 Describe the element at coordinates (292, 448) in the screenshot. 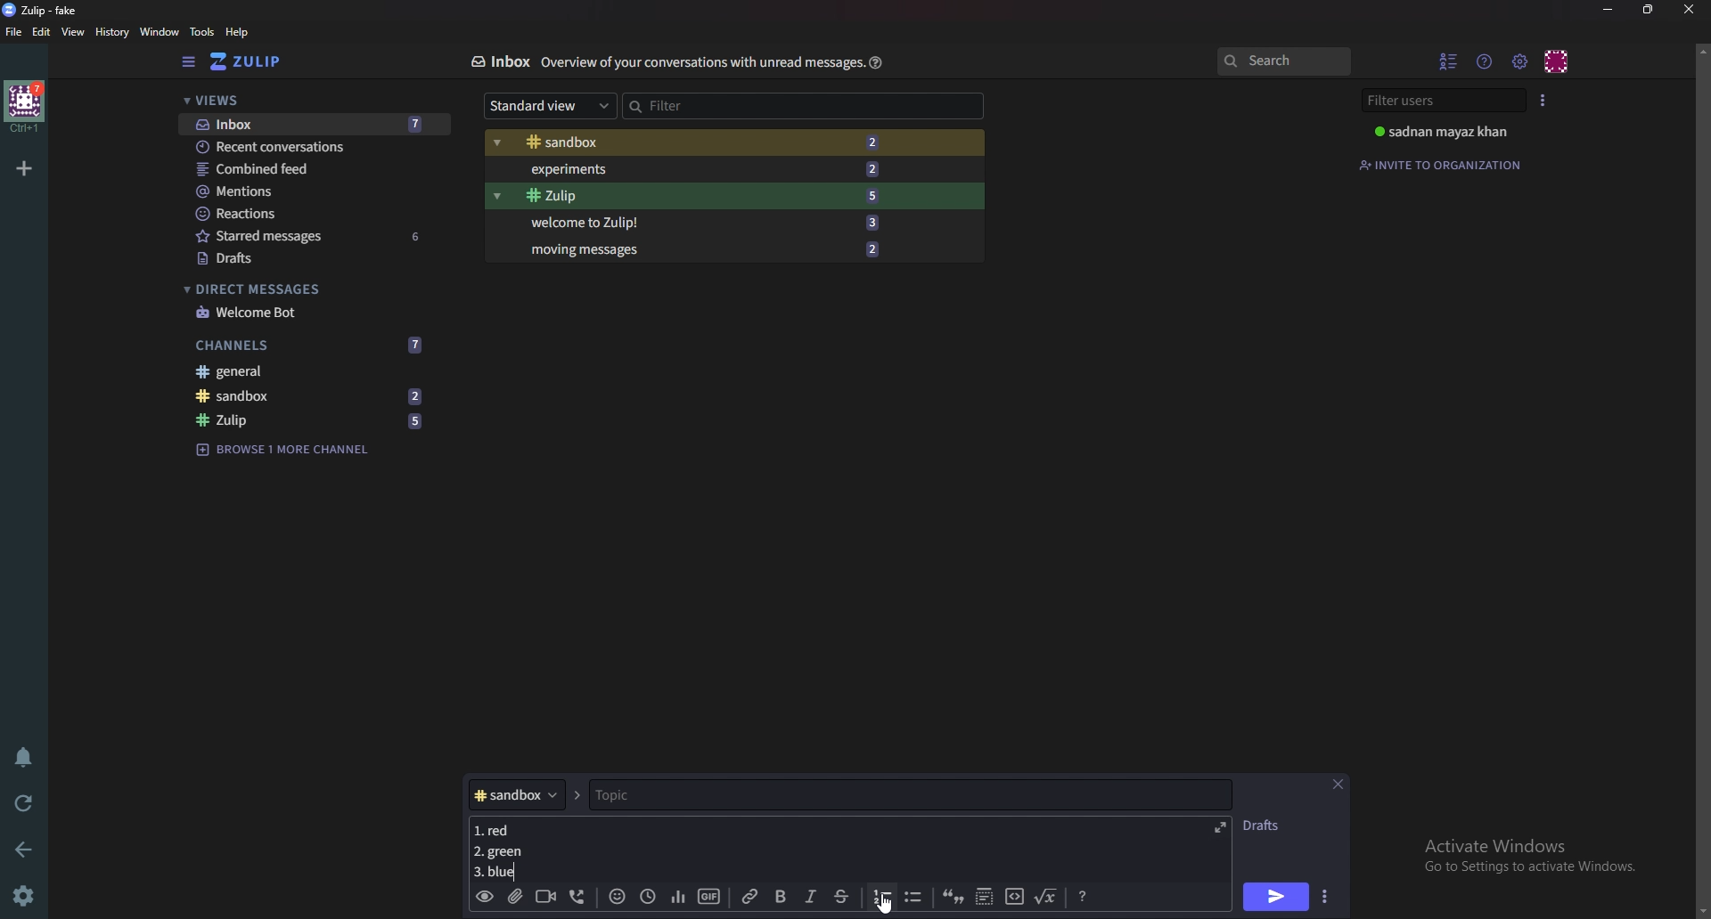

I see `Browse channel` at that location.